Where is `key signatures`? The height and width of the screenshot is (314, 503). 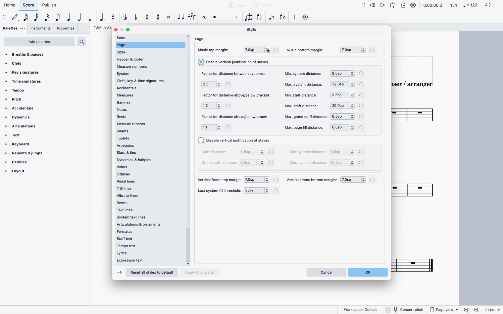 key signatures is located at coordinates (25, 72).